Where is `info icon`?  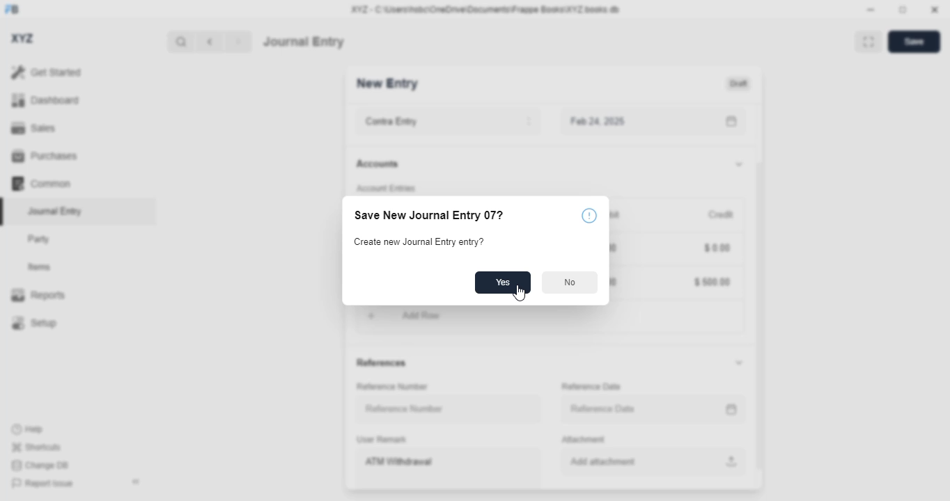
info icon is located at coordinates (589, 216).